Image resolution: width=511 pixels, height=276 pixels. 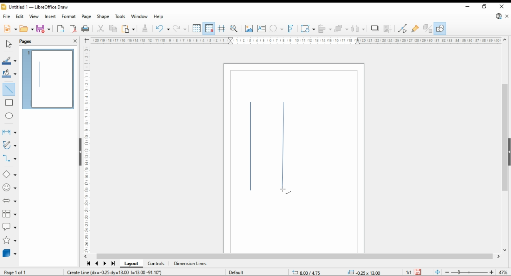 What do you see at coordinates (469, 272) in the screenshot?
I see `zoom slider` at bounding box center [469, 272].